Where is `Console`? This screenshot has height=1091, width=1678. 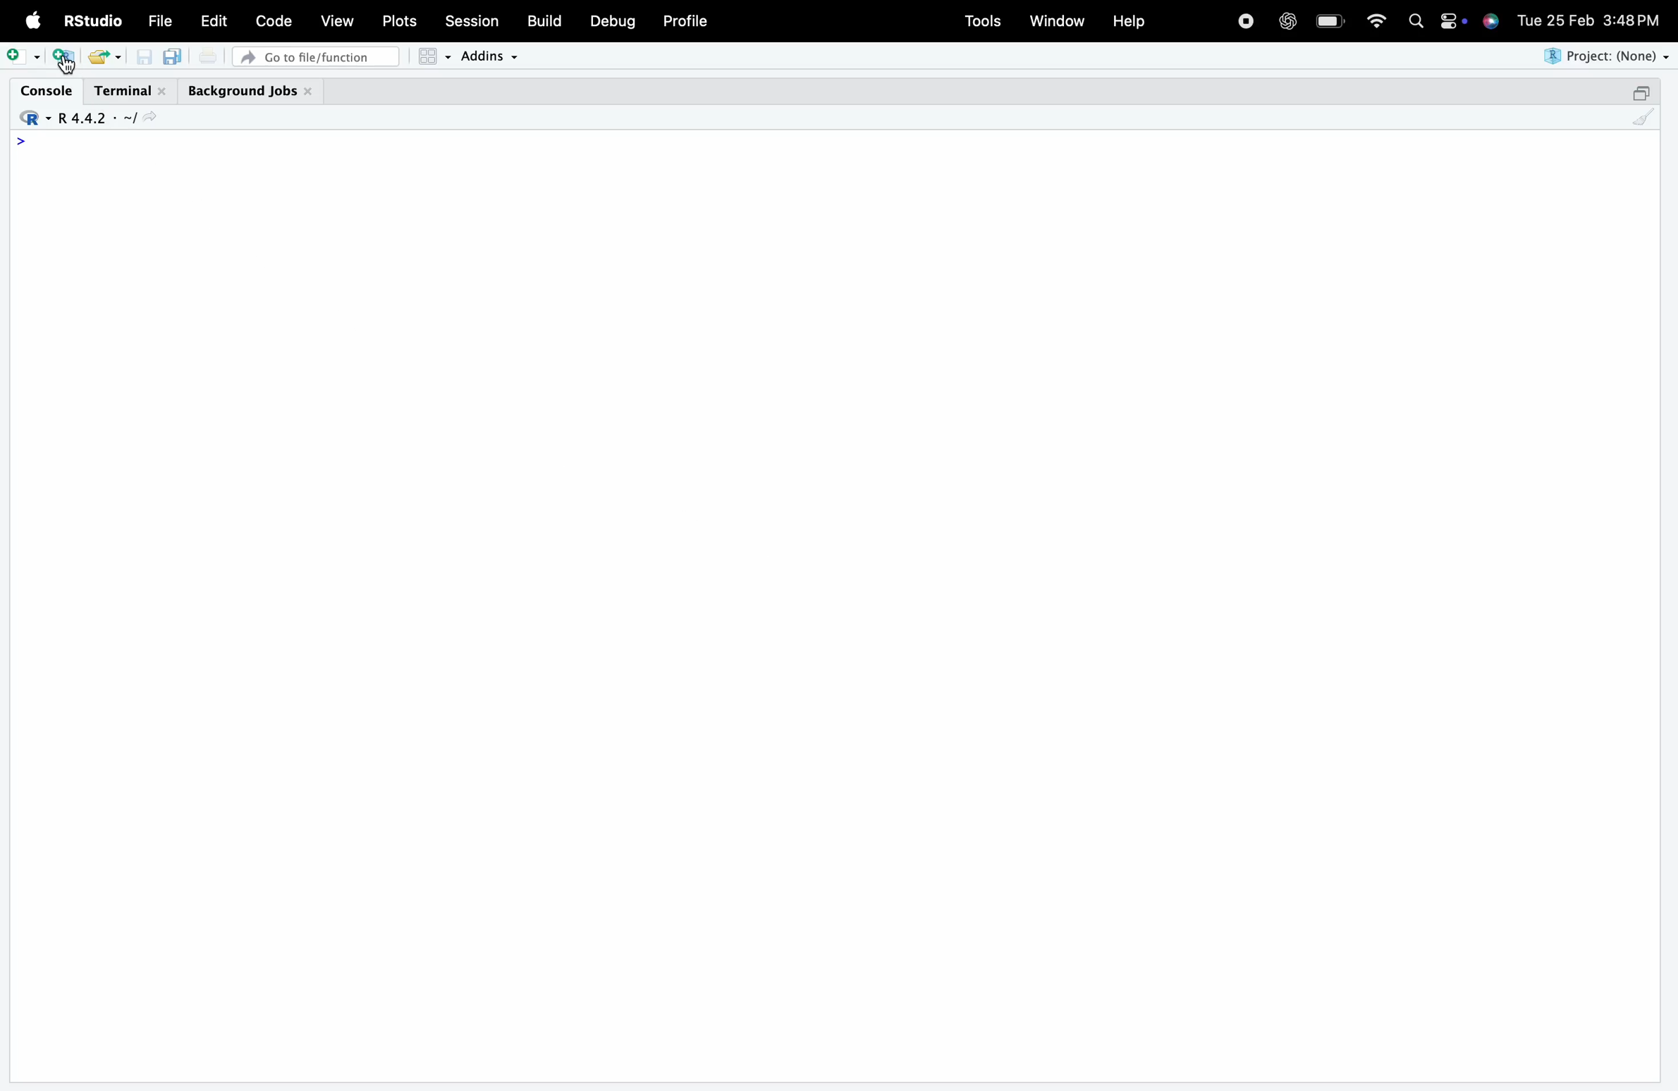 Console is located at coordinates (46, 90).